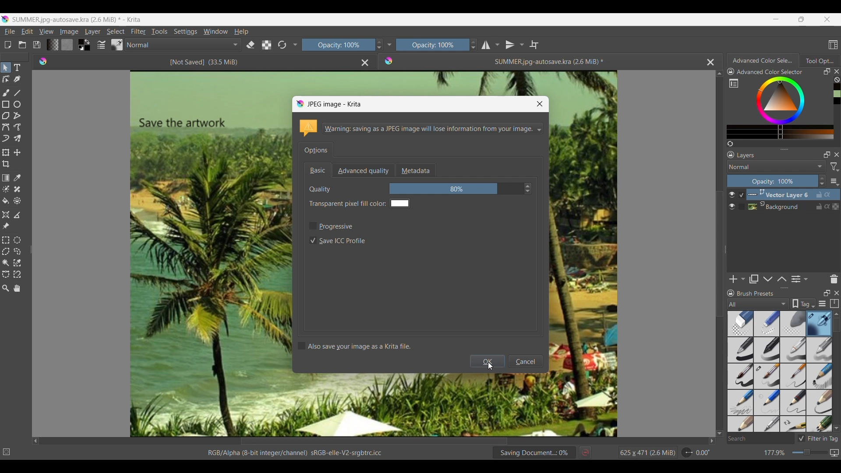 The image size is (841, 473). Describe the element at coordinates (22, 44) in the screenshot. I see `Open an existing document` at that location.